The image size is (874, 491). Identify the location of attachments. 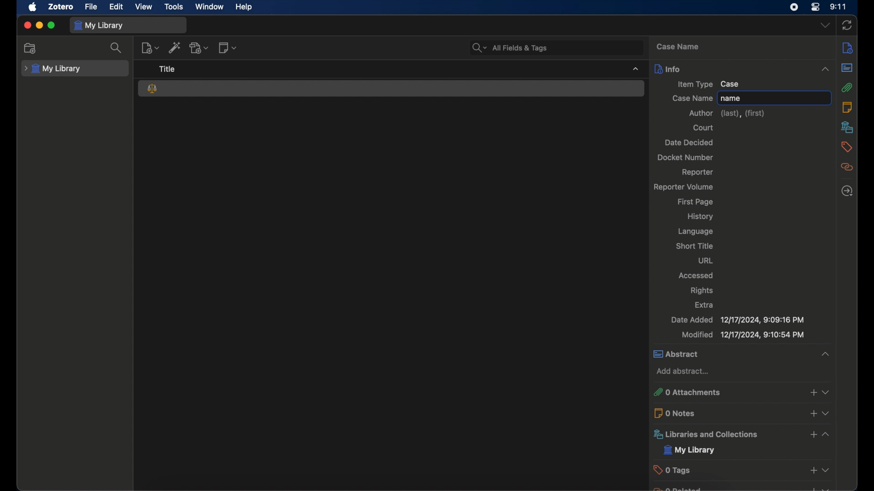
(847, 88).